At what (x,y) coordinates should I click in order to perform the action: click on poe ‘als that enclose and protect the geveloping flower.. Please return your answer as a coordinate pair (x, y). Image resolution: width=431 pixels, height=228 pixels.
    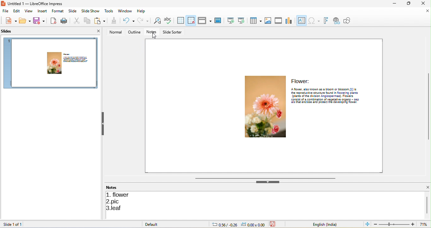
    Looking at the image, I should click on (324, 103).